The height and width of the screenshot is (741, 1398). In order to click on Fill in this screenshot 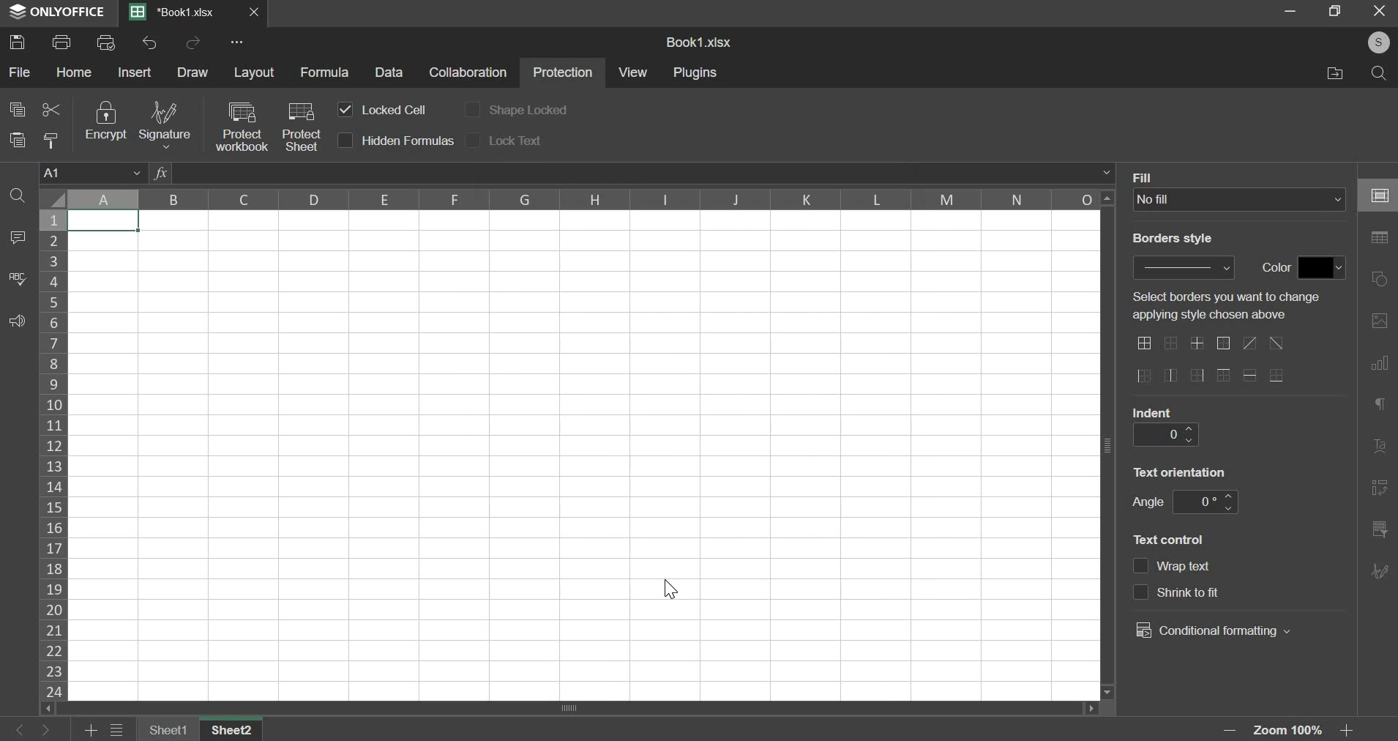, I will do `click(1145, 176)`.